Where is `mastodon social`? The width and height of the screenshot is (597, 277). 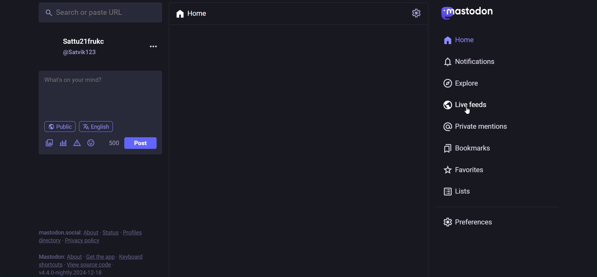 mastodon social is located at coordinates (58, 232).